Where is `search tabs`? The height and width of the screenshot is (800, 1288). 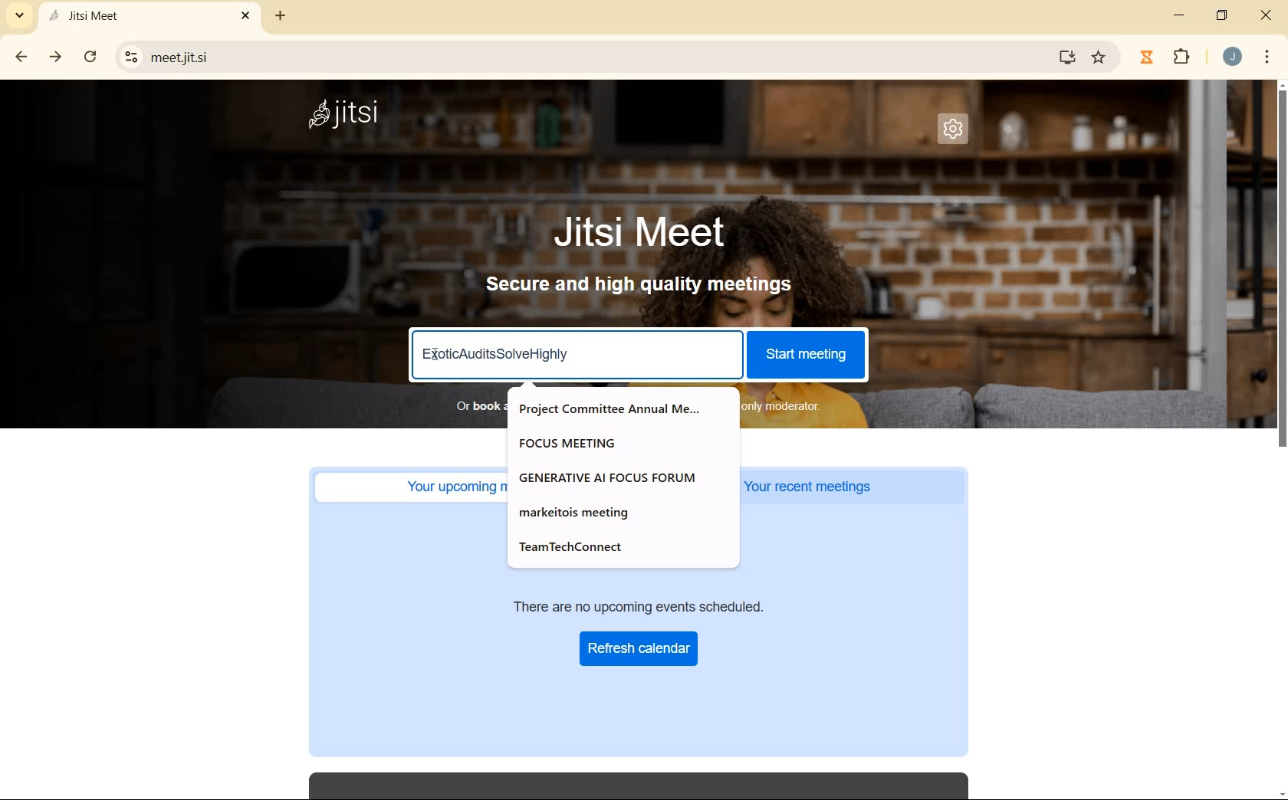 search tabs is located at coordinates (20, 15).